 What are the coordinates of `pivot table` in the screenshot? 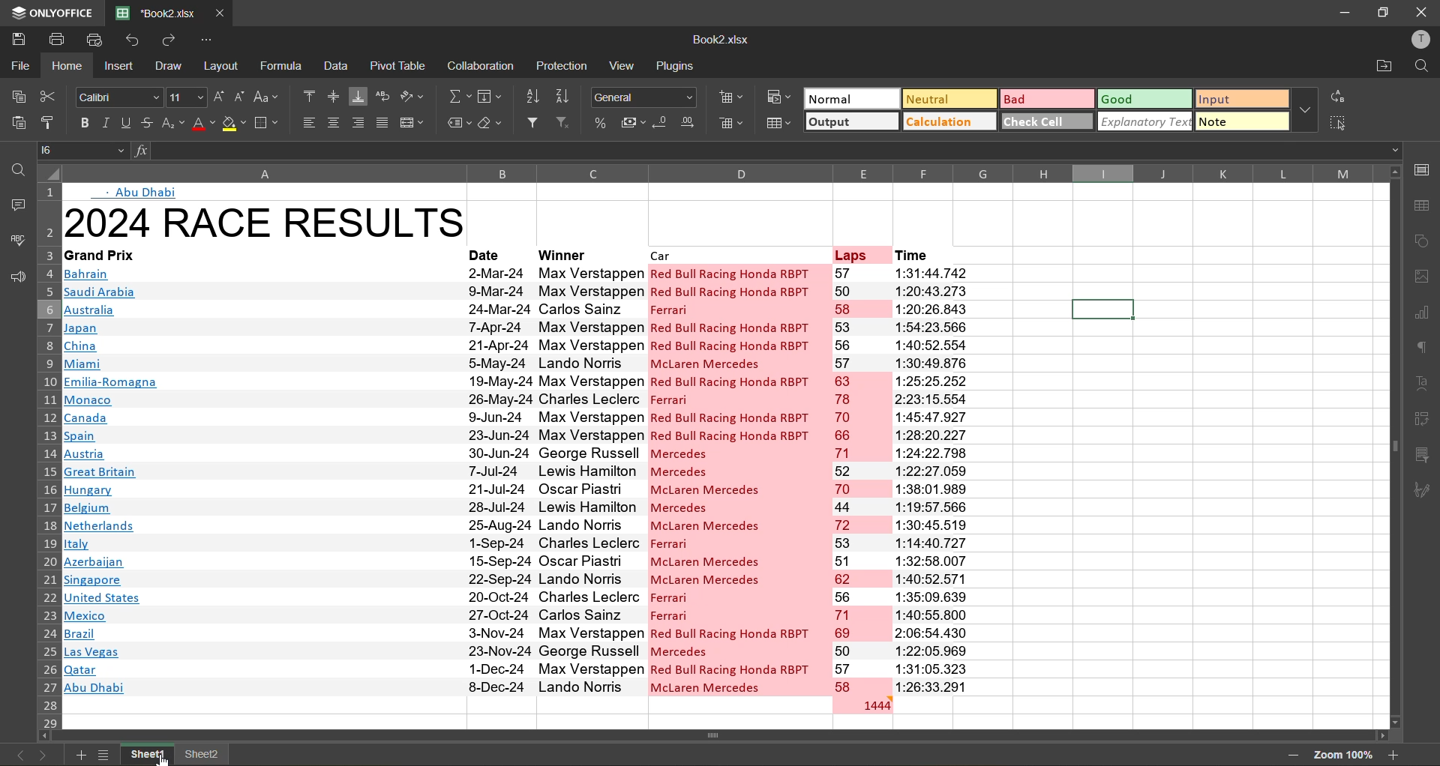 It's located at (399, 65).